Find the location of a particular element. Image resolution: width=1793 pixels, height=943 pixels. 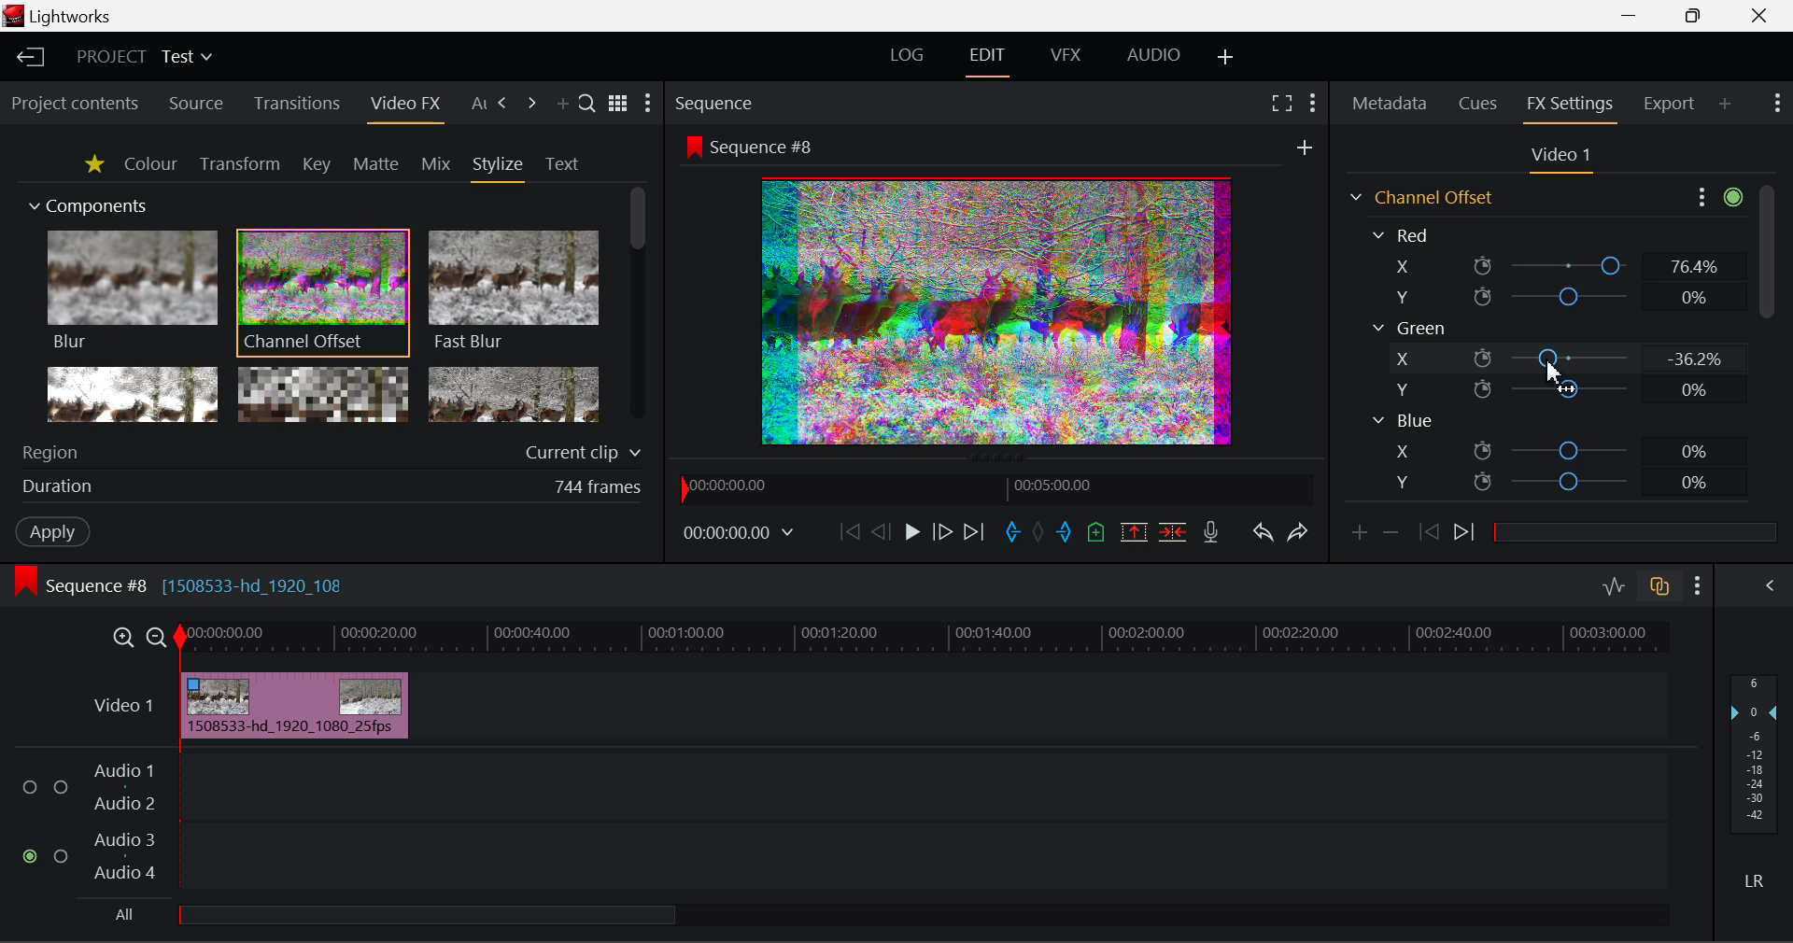

Next Tab is located at coordinates (504, 104).